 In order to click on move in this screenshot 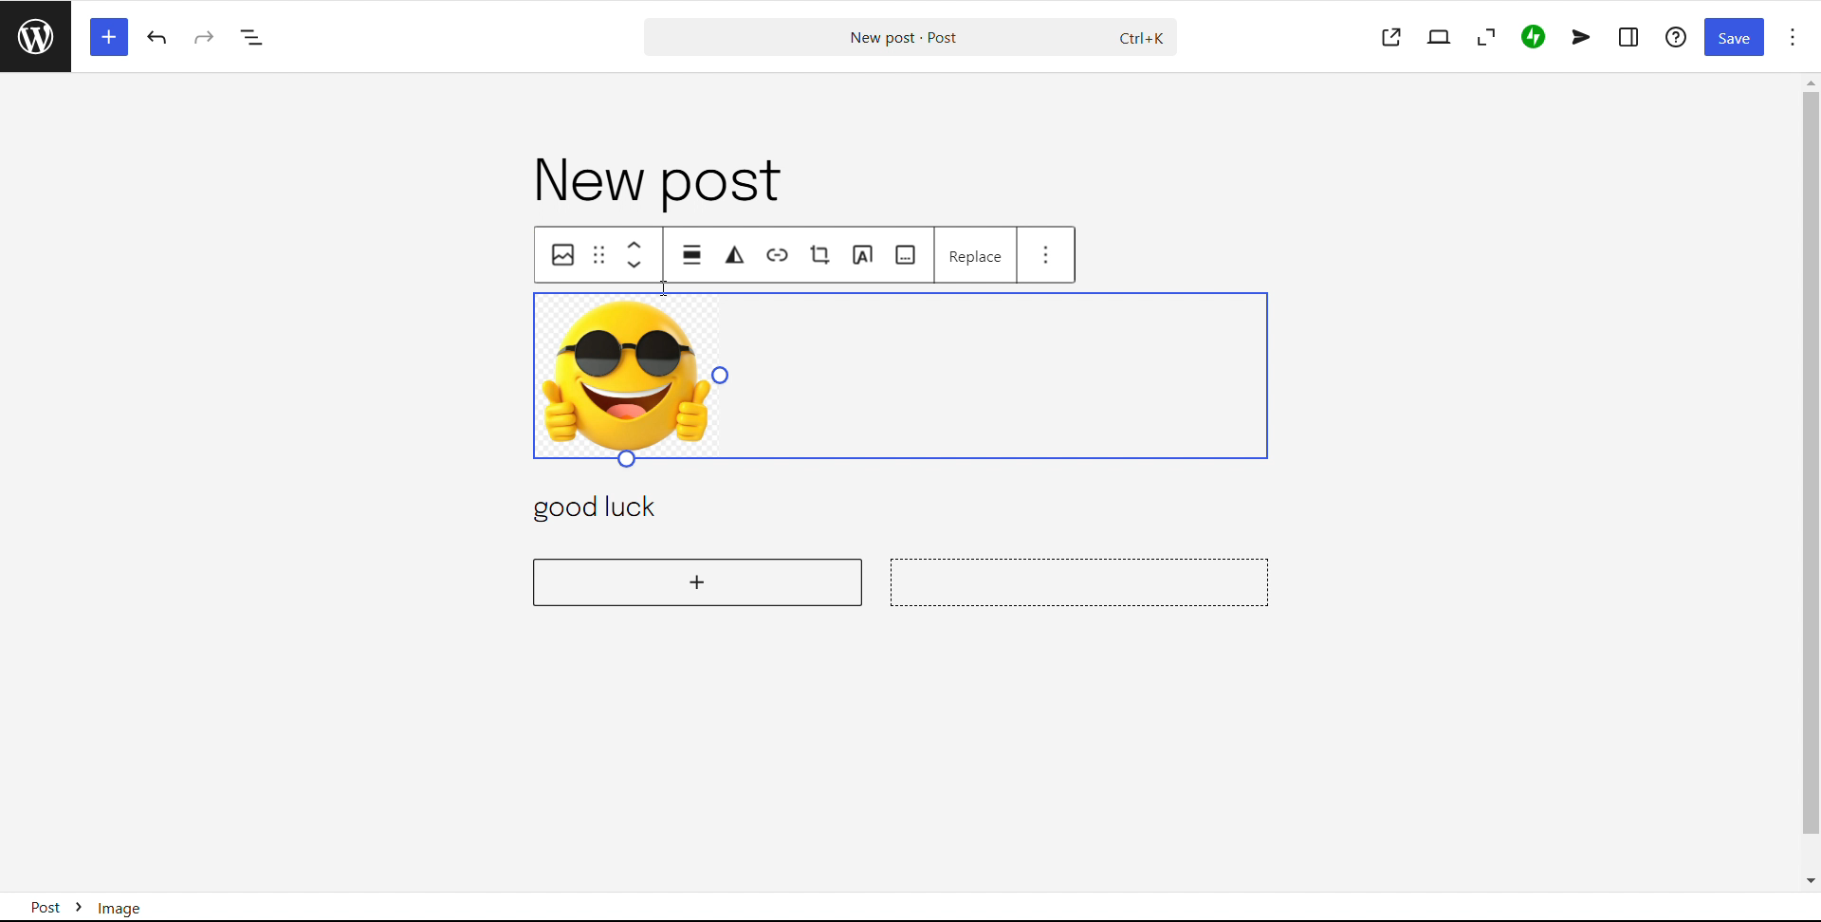, I will do `click(694, 254)`.